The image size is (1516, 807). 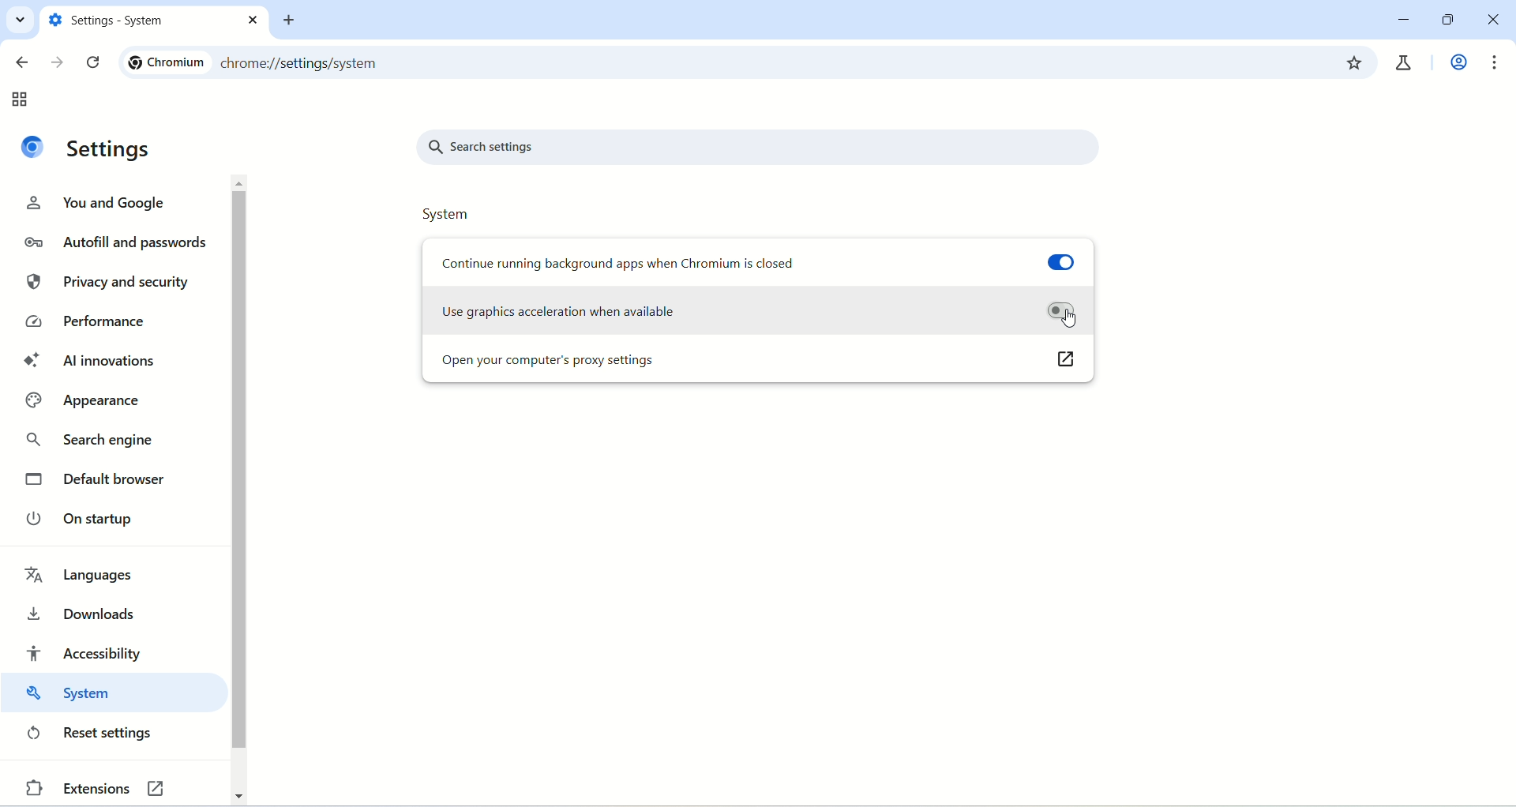 I want to click on go back, so click(x=20, y=64).